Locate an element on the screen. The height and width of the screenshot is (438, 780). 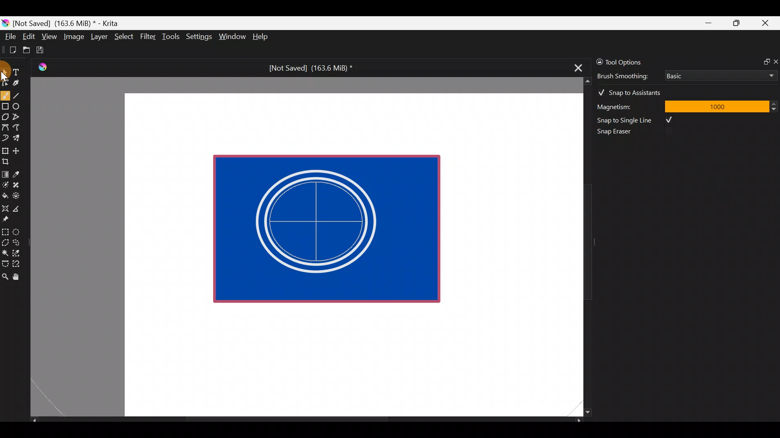
Sample a colour from the image/current layer is located at coordinates (19, 173).